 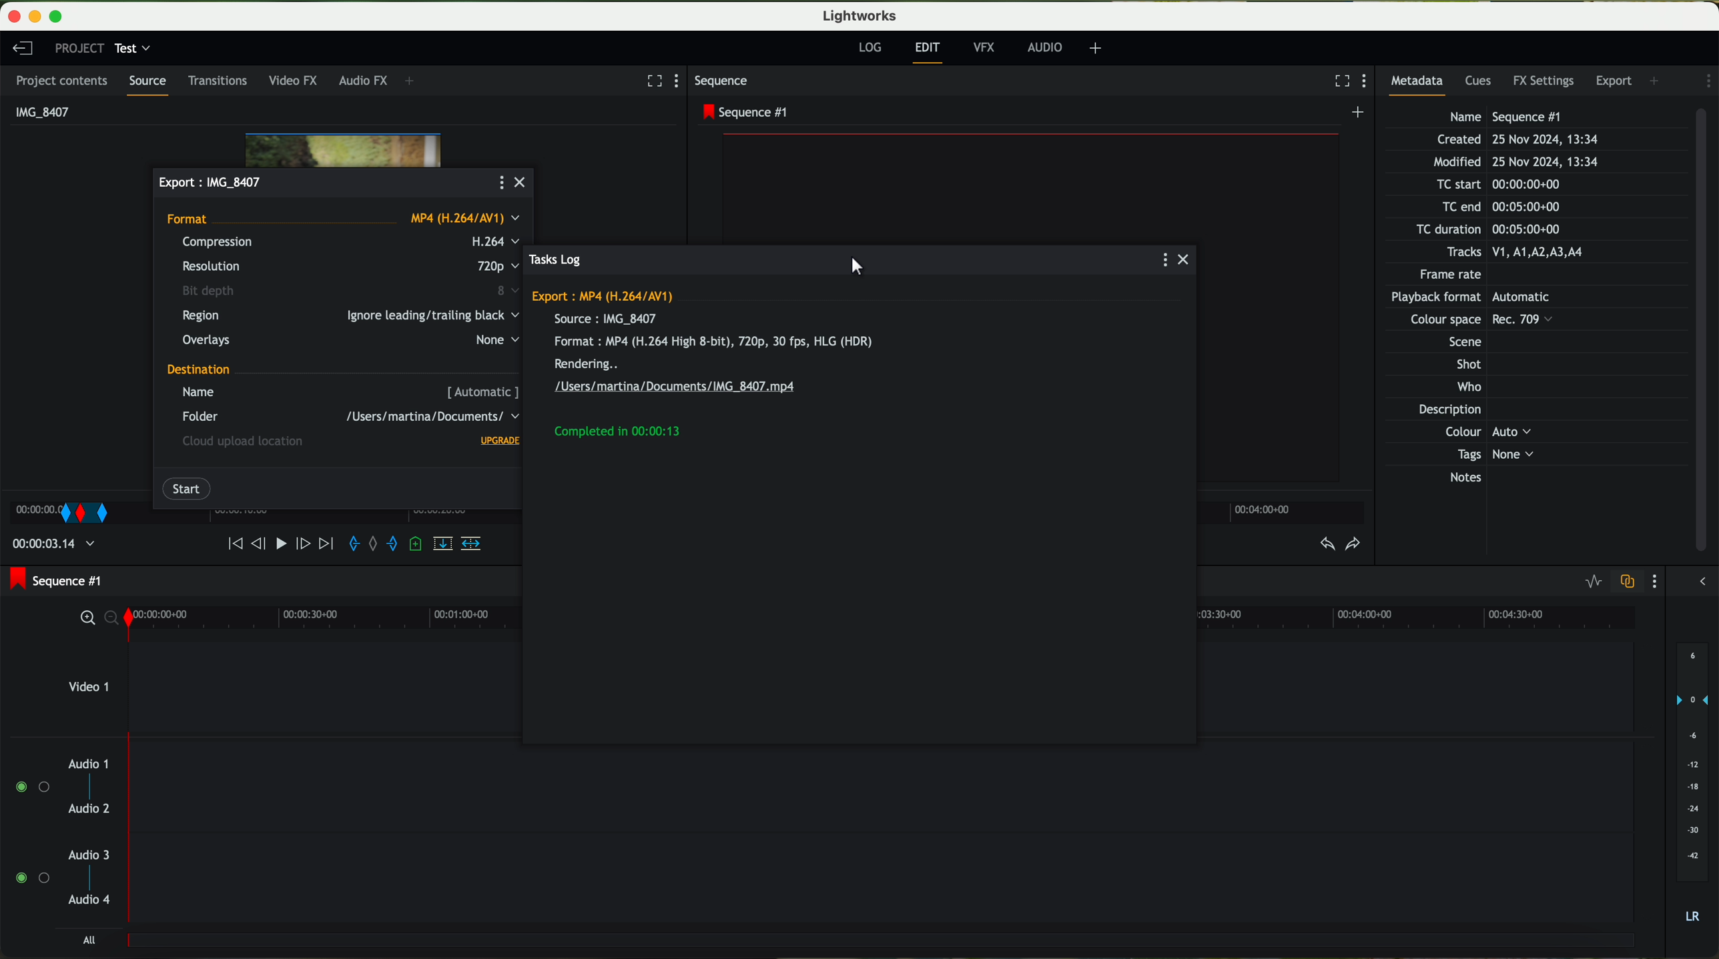 I want to click on add a cue at the current position, so click(x=1106, y=545).